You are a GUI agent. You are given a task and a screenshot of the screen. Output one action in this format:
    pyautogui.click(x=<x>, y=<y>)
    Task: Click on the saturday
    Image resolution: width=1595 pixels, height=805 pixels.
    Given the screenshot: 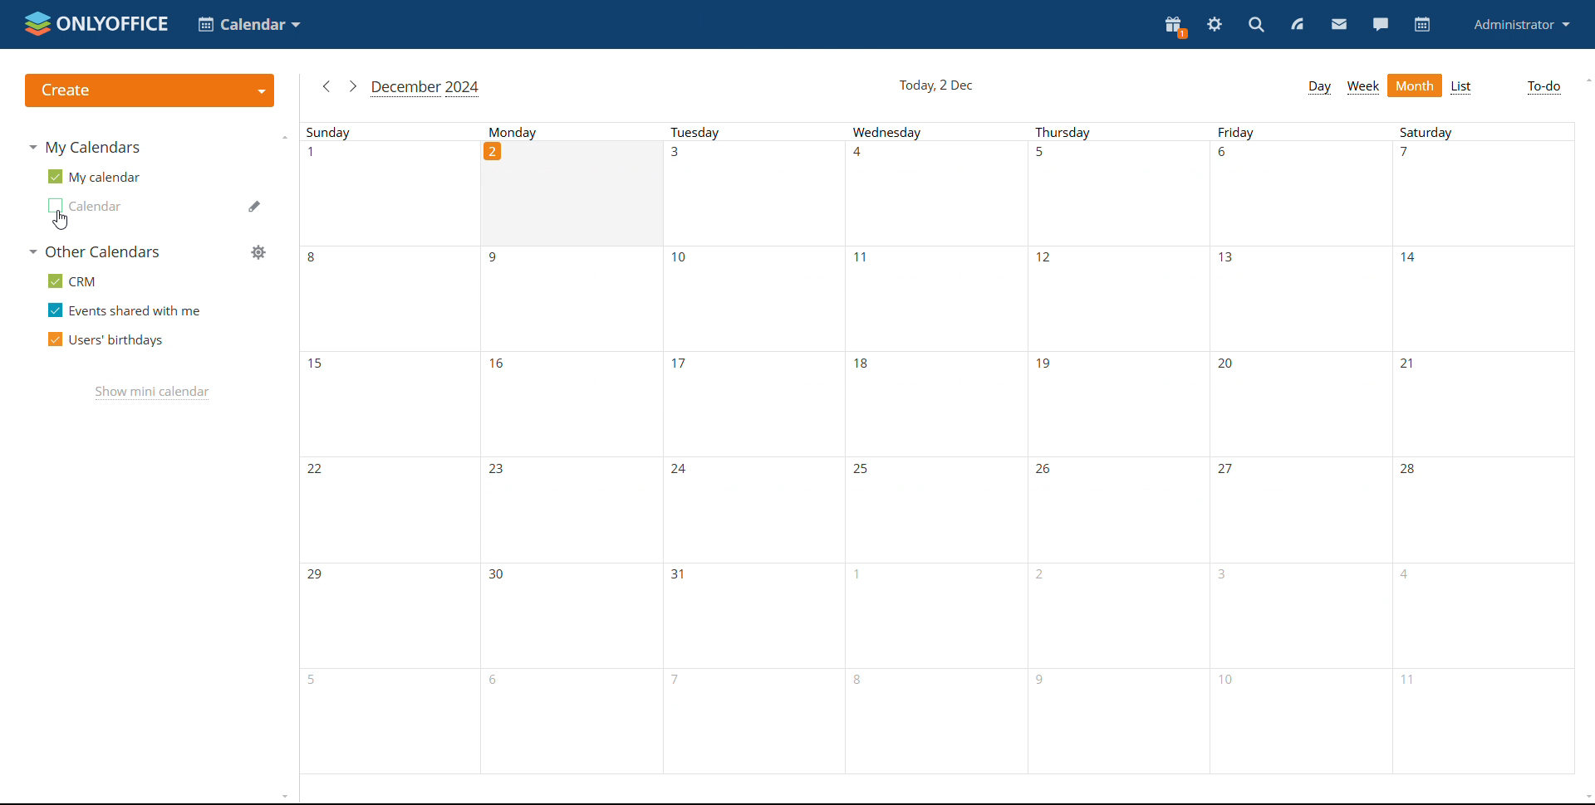 What is the action you would take?
    pyautogui.click(x=1485, y=130)
    